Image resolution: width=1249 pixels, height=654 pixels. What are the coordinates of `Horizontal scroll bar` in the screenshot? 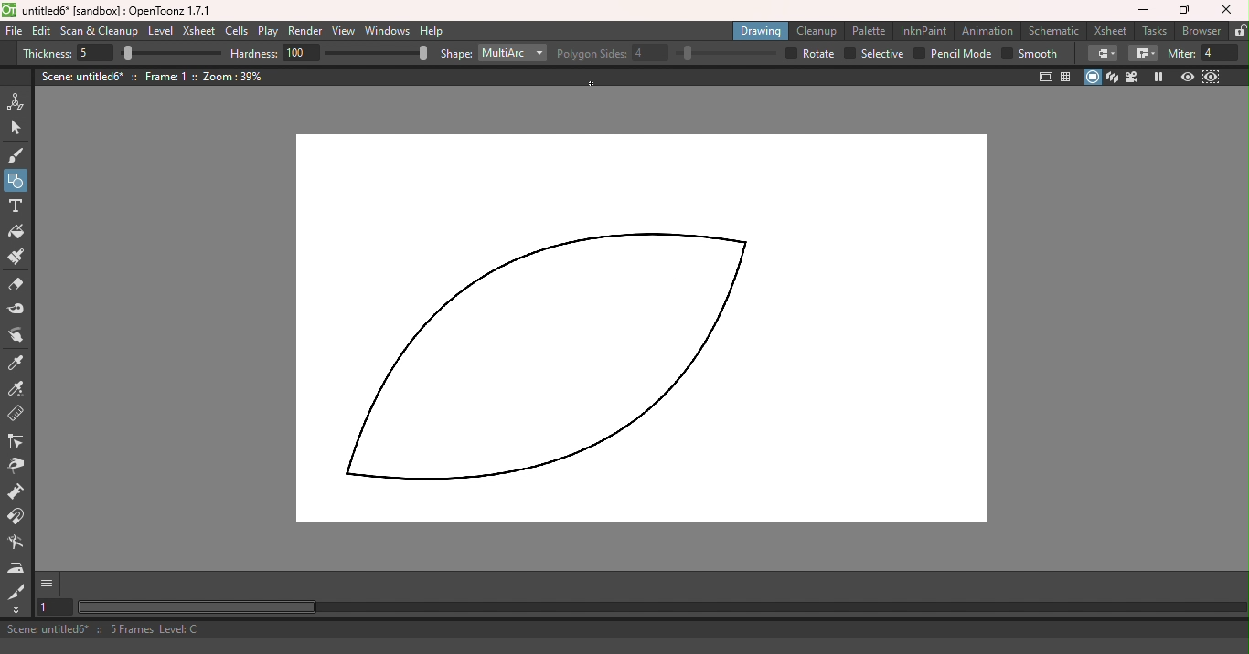 It's located at (661, 607).